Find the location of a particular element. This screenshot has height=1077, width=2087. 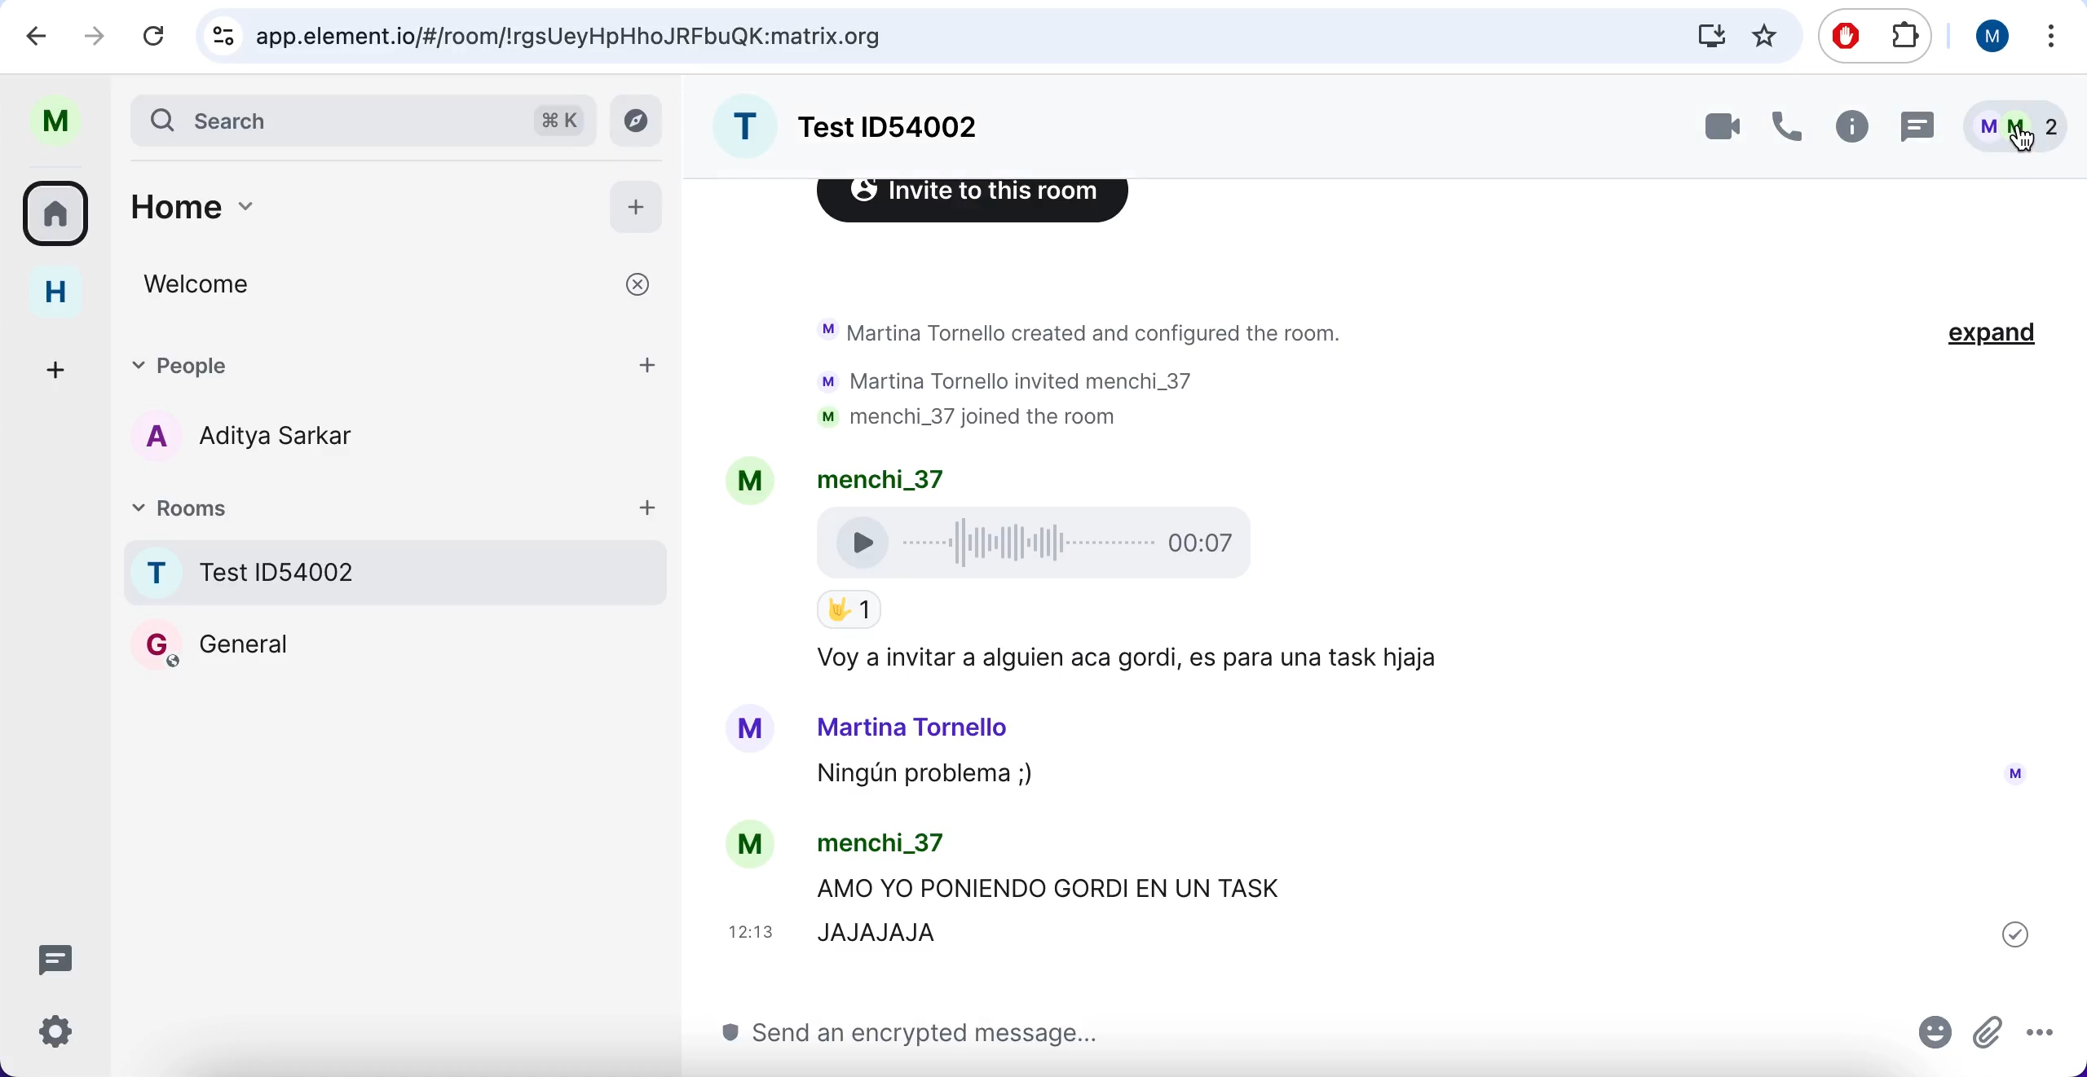

emoji is located at coordinates (1926, 1035).